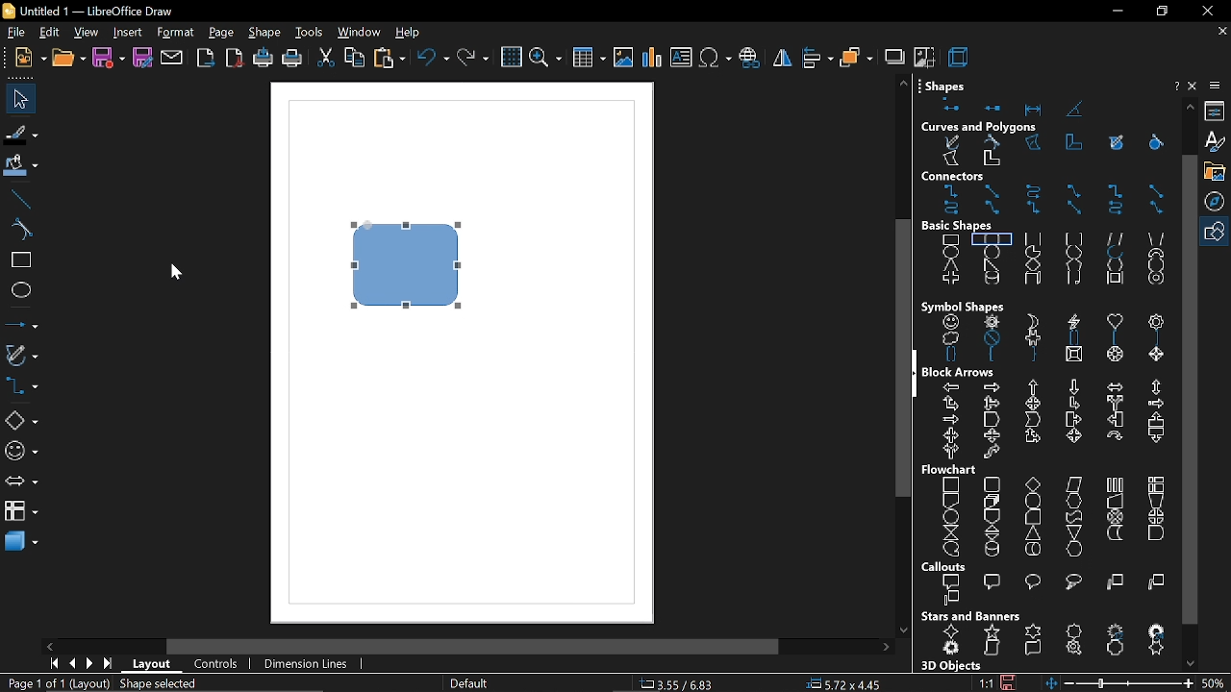 This screenshot has width=1231, height=692. I want to click on Cursor, so click(177, 269).